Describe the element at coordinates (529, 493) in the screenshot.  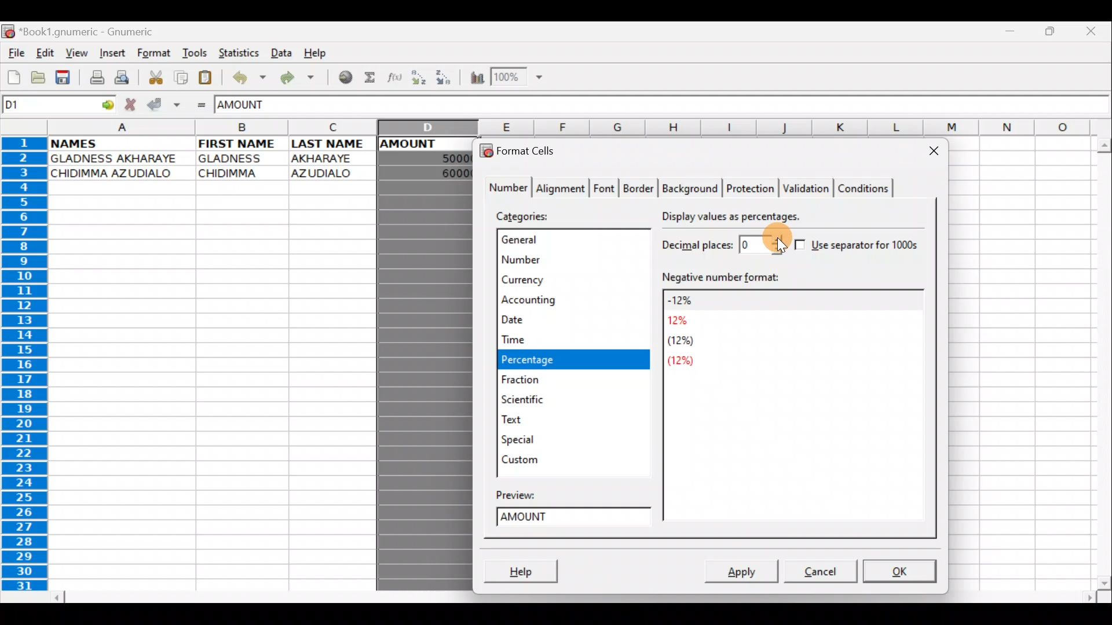
I see `Preview` at that location.